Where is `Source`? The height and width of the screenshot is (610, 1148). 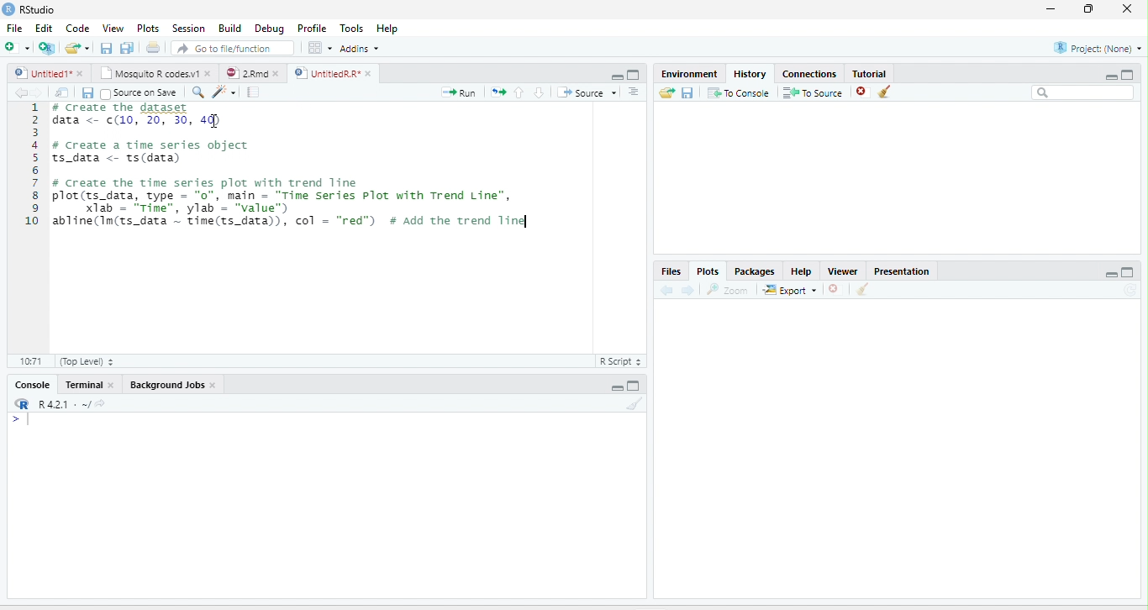
Source is located at coordinates (587, 92).